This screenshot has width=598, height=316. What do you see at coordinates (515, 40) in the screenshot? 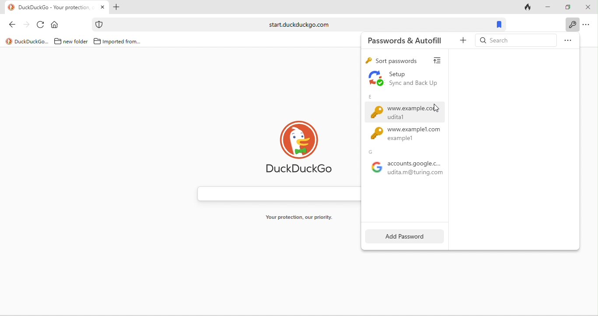
I see `search` at bounding box center [515, 40].